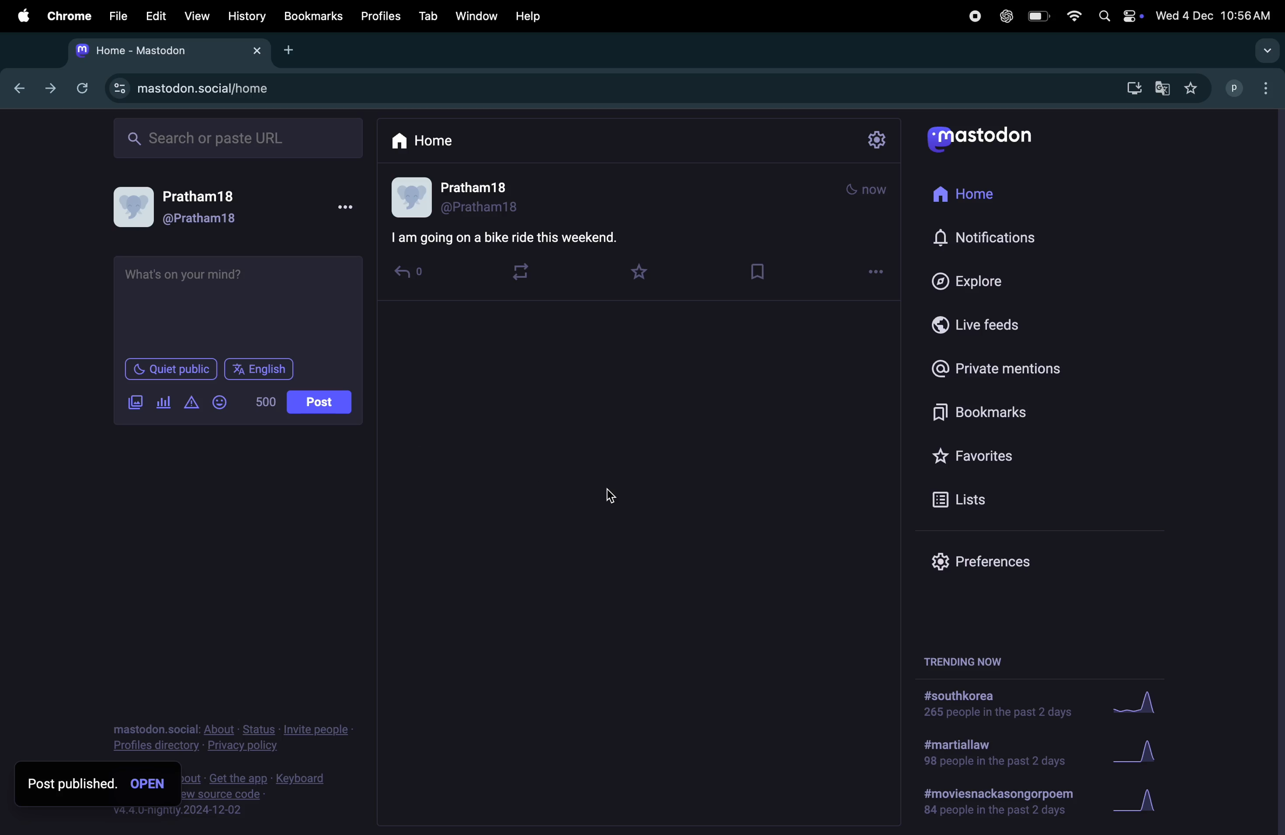 This screenshot has height=835, width=1285. I want to click on Quiet public, so click(170, 368).